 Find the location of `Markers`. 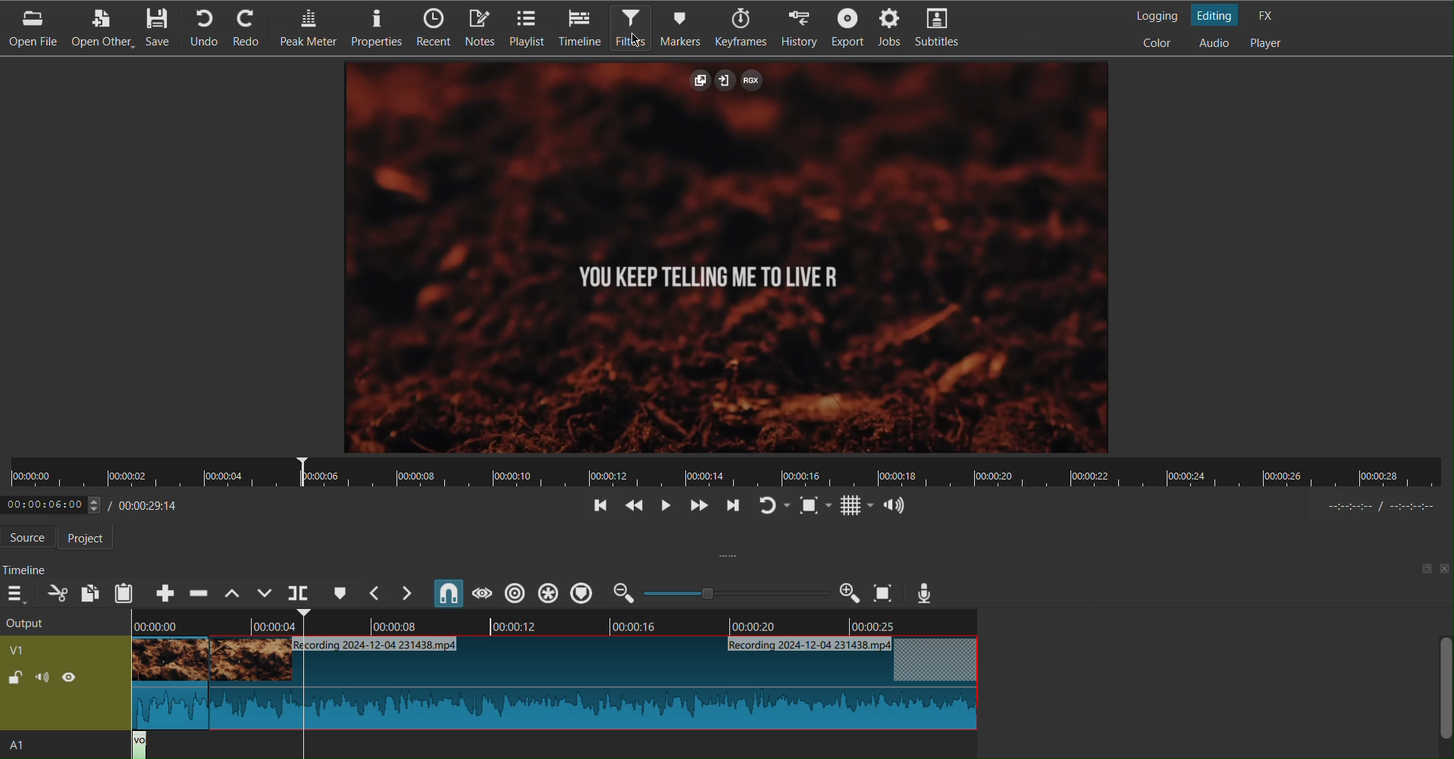

Markers is located at coordinates (685, 27).